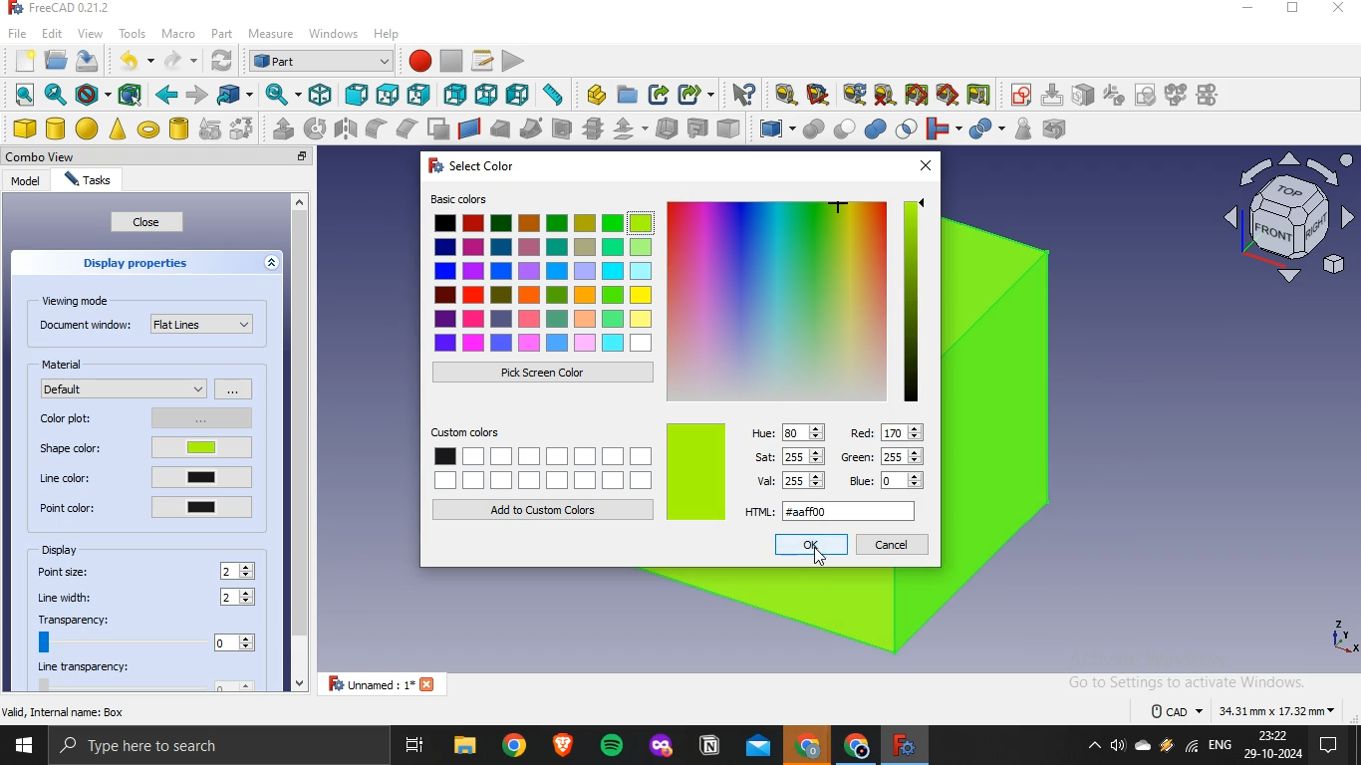 Image resolution: width=1361 pixels, height=765 pixels. I want to click on front, so click(356, 95).